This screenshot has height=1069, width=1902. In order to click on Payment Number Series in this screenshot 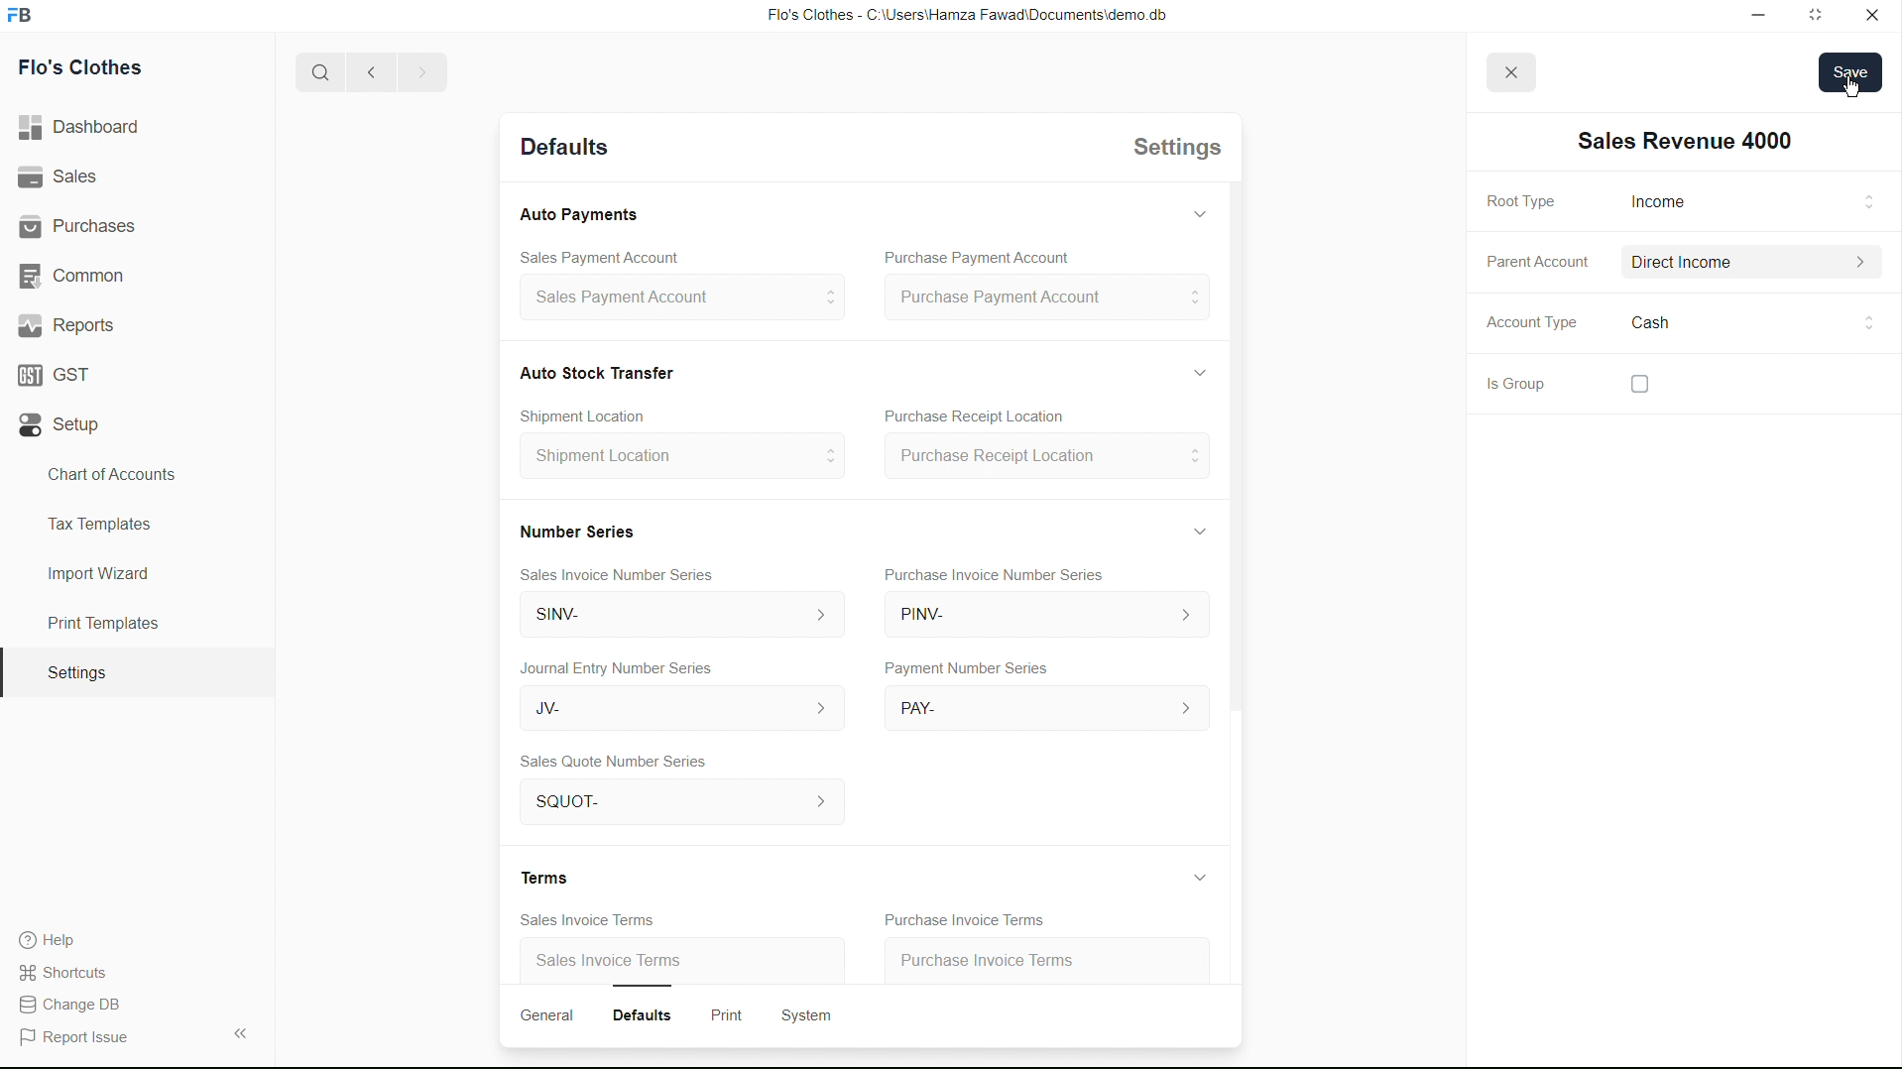, I will do `click(961, 669)`.